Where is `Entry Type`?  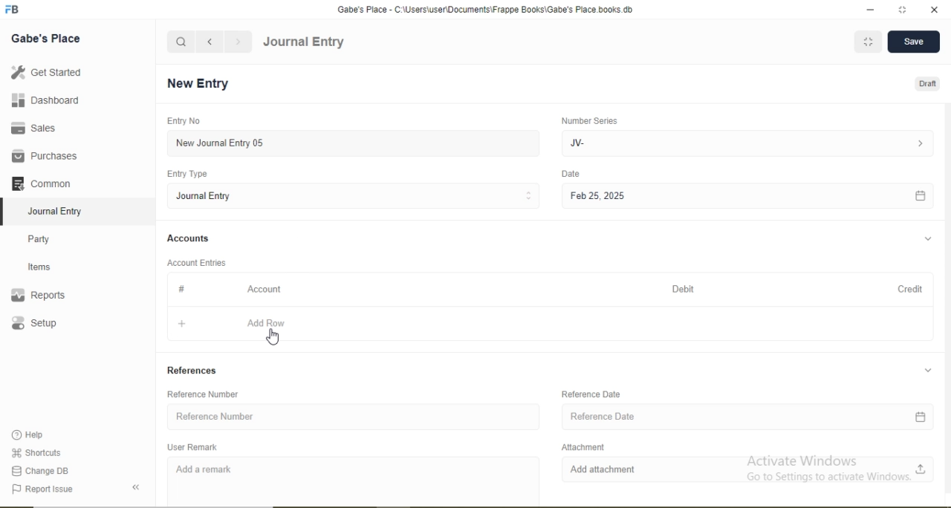
Entry Type is located at coordinates (189, 174).